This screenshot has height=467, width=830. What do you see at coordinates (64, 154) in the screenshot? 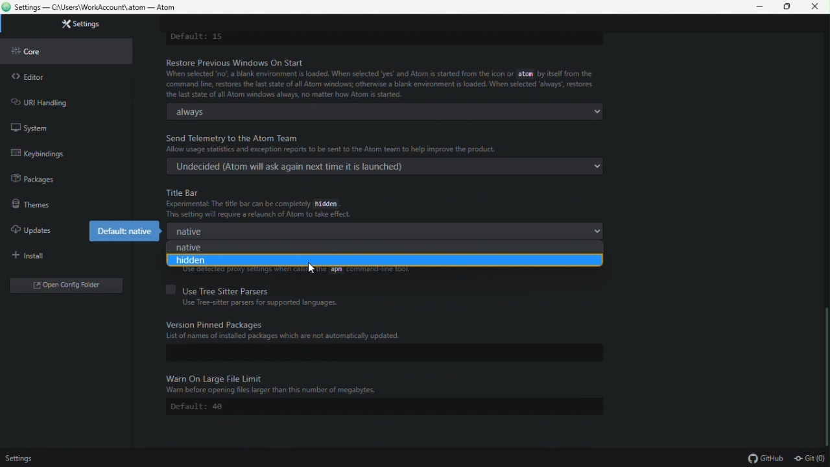
I see `keybindings` at bounding box center [64, 154].